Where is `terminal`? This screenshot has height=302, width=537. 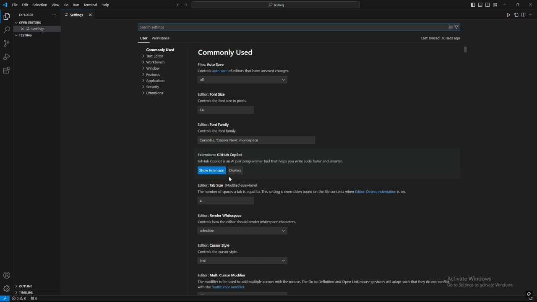 terminal is located at coordinates (91, 5).